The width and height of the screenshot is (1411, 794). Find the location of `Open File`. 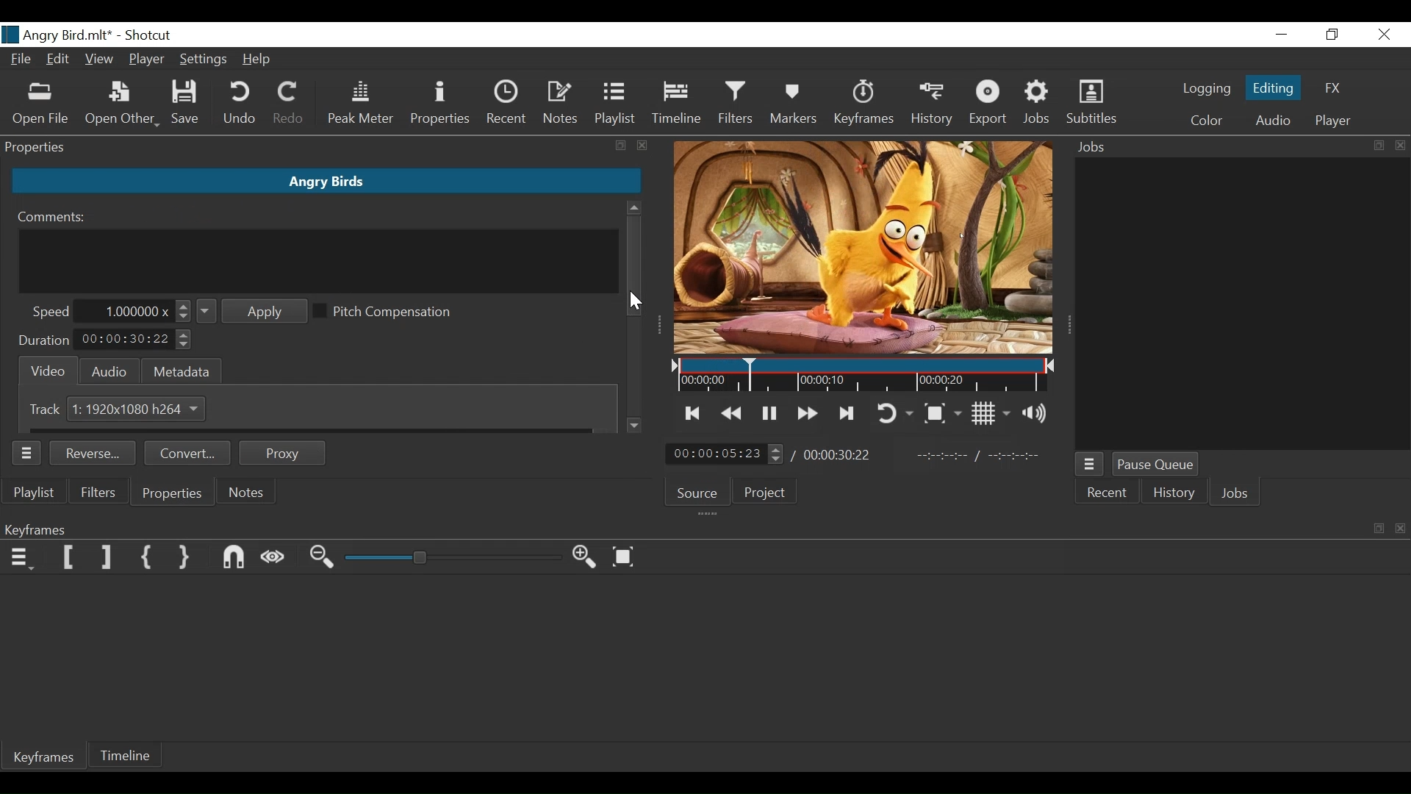

Open File is located at coordinates (39, 105).